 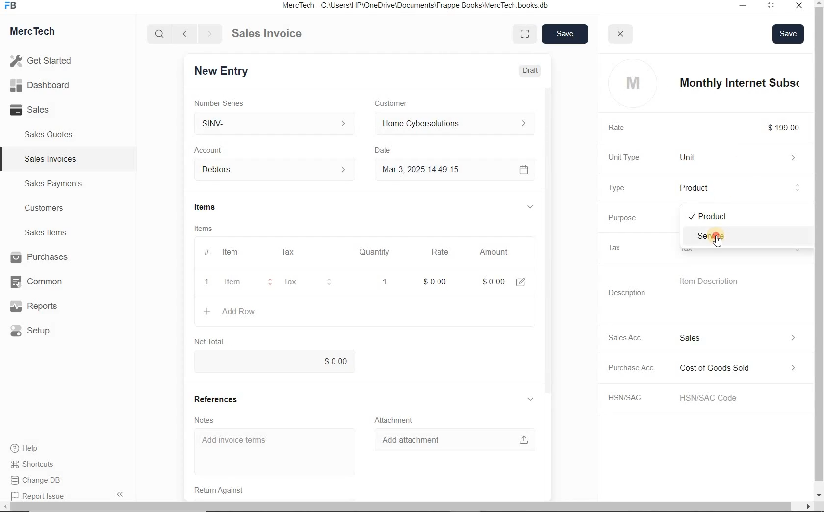 What do you see at coordinates (280, 452) in the screenshot?
I see `Add invoice terms` at bounding box center [280, 452].